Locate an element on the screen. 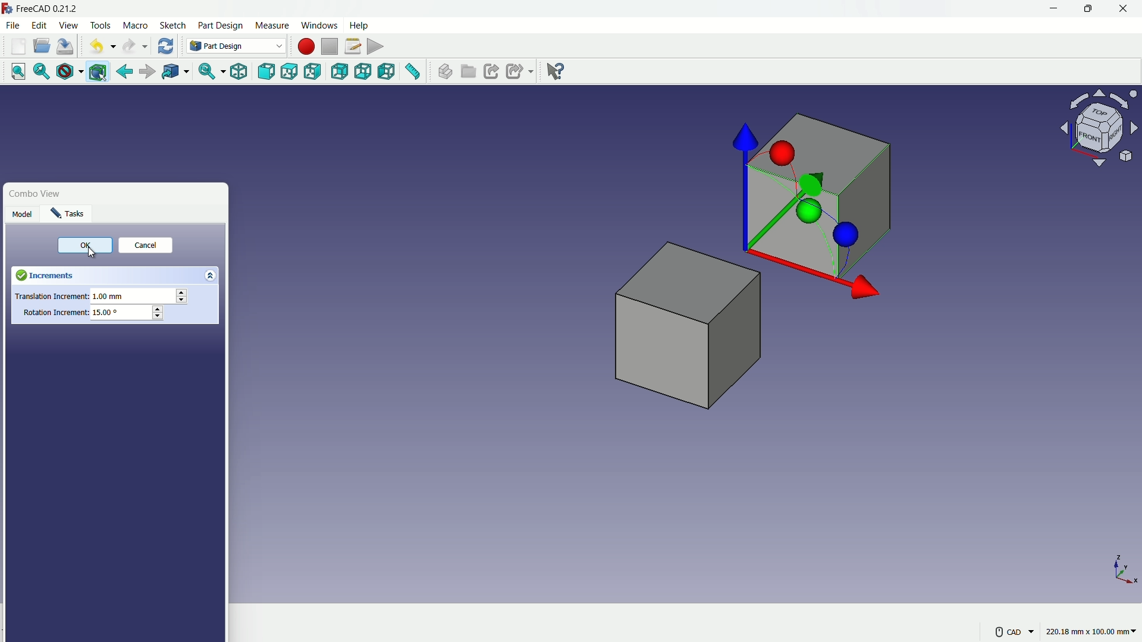  15.00 is located at coordinates (106, 312).